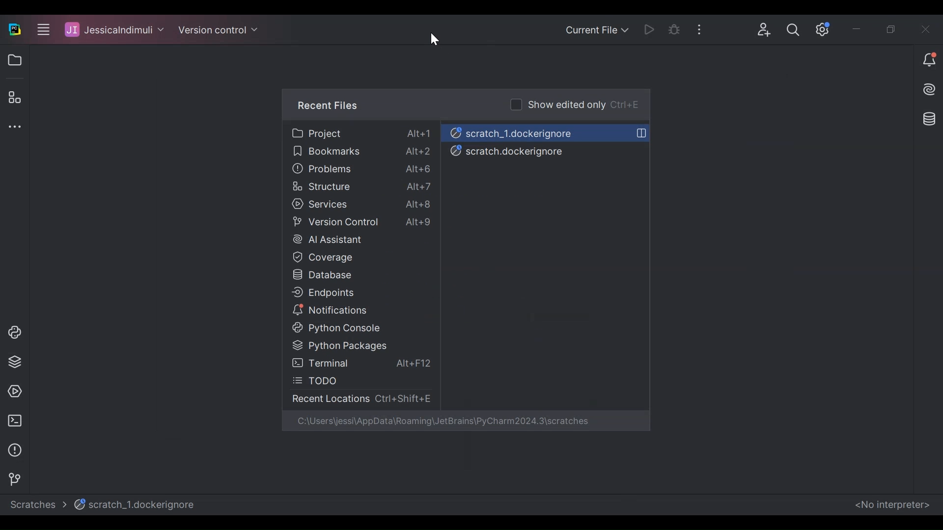 The width and height of the screenshot is (943, 530). I want to click on , so click(652, 30).